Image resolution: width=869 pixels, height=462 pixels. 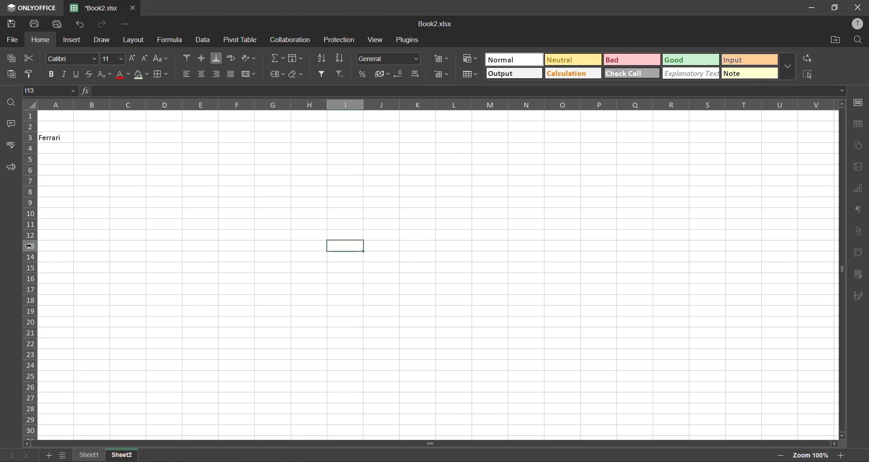 I want to click on replace, so click(x=806, y=57).